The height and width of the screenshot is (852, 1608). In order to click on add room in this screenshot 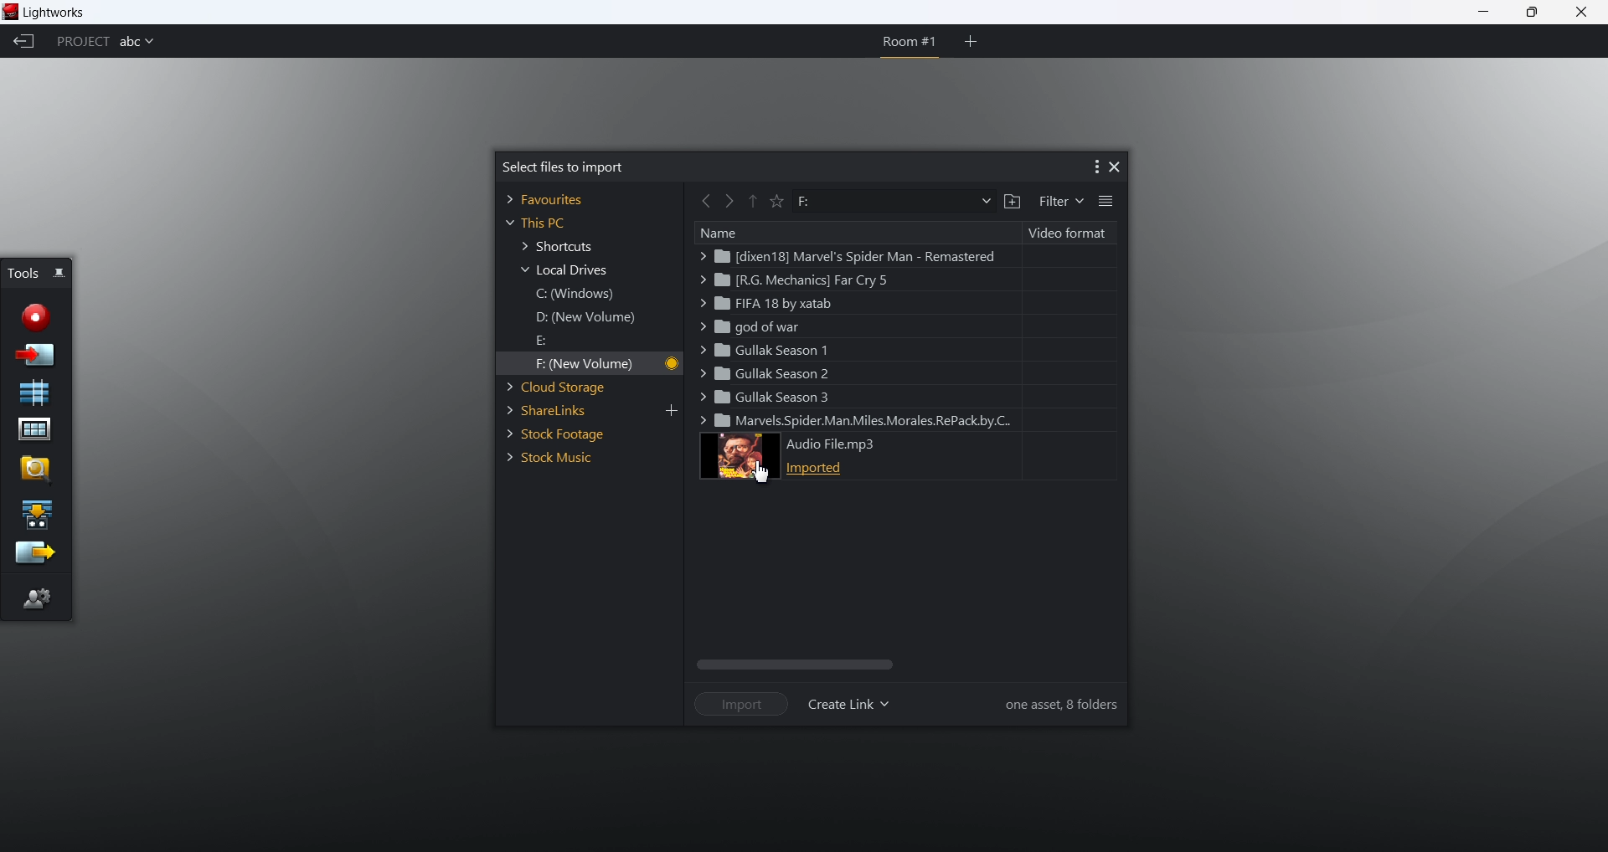, I will do `click(971, 41)`.